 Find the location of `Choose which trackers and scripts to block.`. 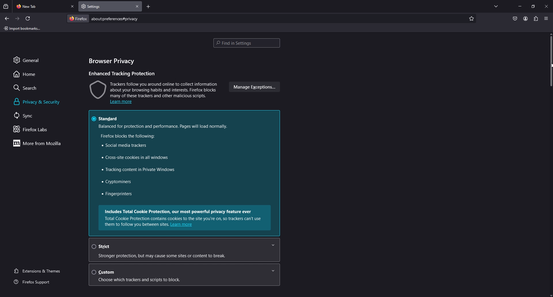

Choose which trackers and scripts to block. is located at coordinates (147, 280).